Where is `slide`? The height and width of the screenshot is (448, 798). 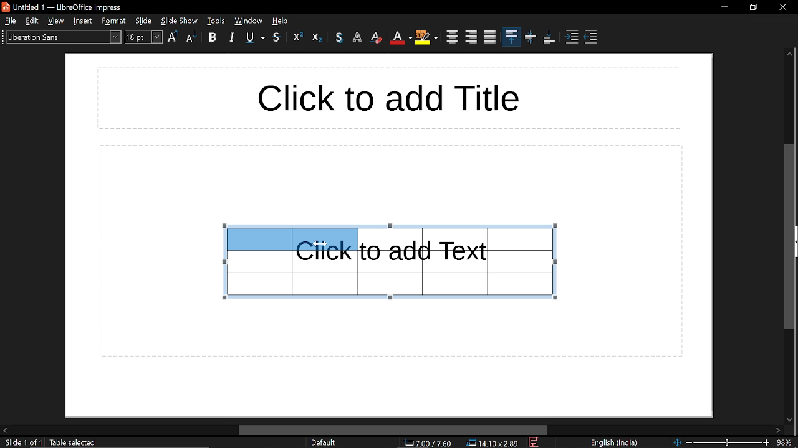 slide is located at coordinates (144, 21).